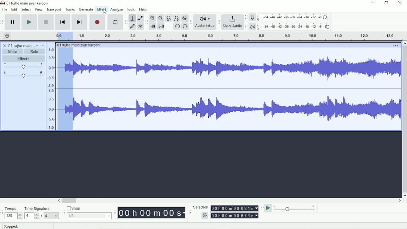 The width and height of the screenshot is (407, 229). What do you see at coordinates (3, 213) in the screenshot?
I see `Audacity time signature toolbar` at bounding box center [3, 213].